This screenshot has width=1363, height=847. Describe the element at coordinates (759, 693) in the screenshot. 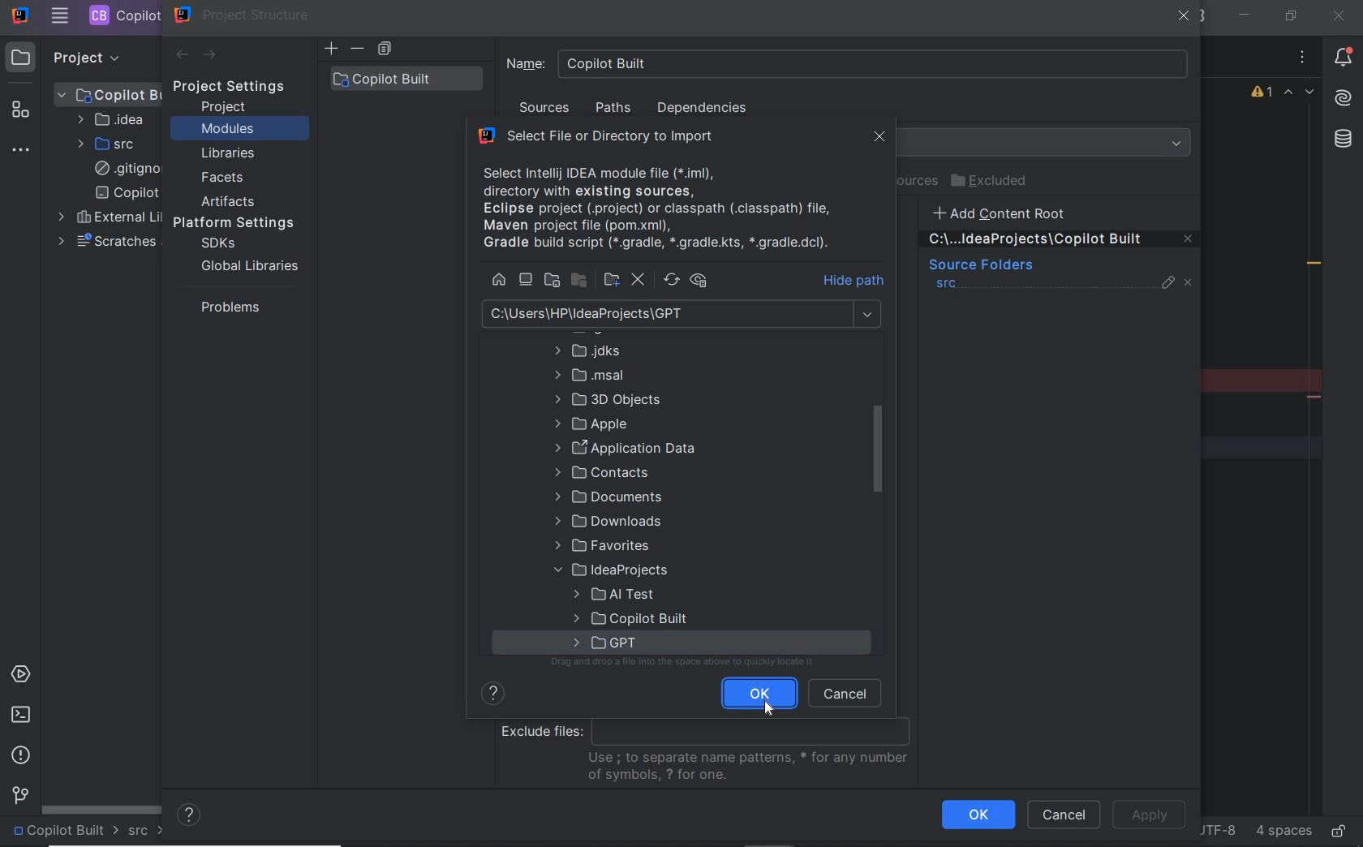

I see `ok` at that location.